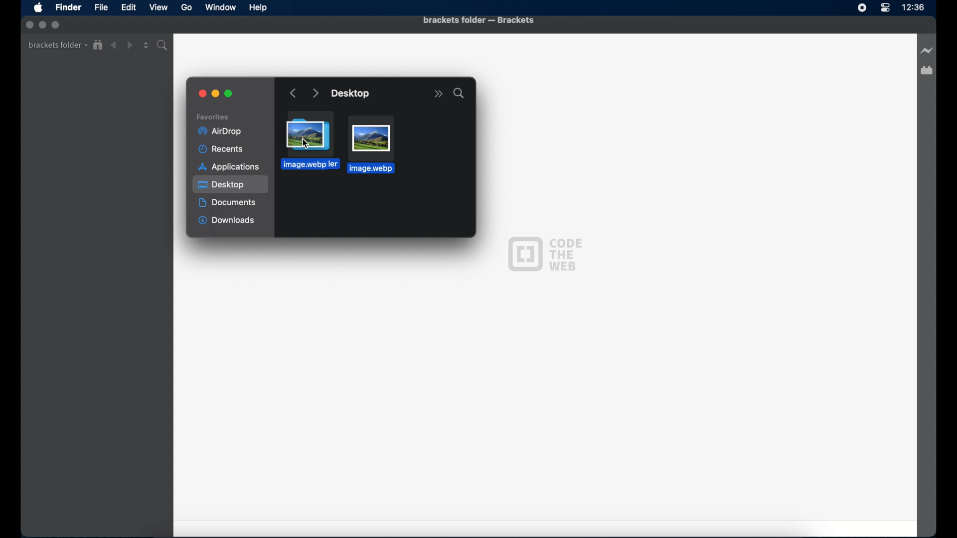  Describe the element at coordinates (229, 167) in the screenshot. I see `applications` at that location.